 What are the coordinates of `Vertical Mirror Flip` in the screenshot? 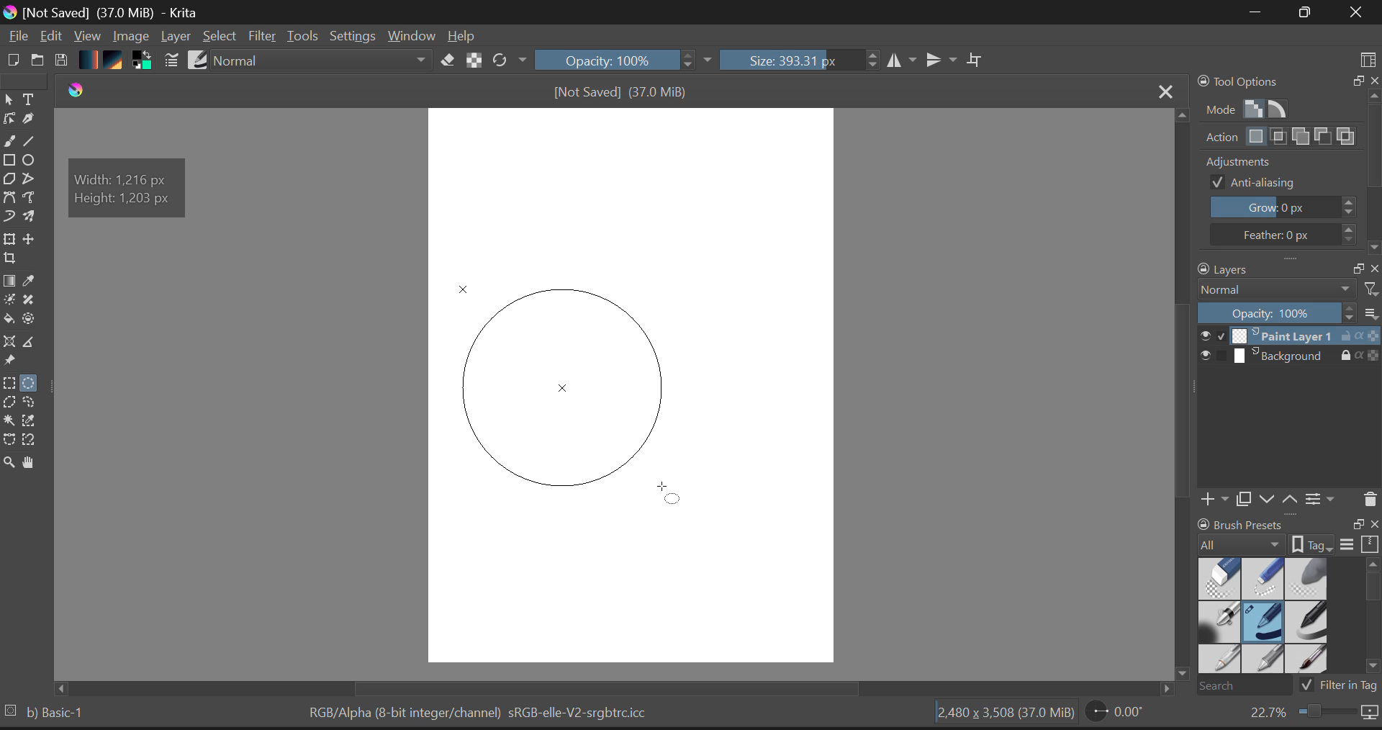 It's located at (903, 61).